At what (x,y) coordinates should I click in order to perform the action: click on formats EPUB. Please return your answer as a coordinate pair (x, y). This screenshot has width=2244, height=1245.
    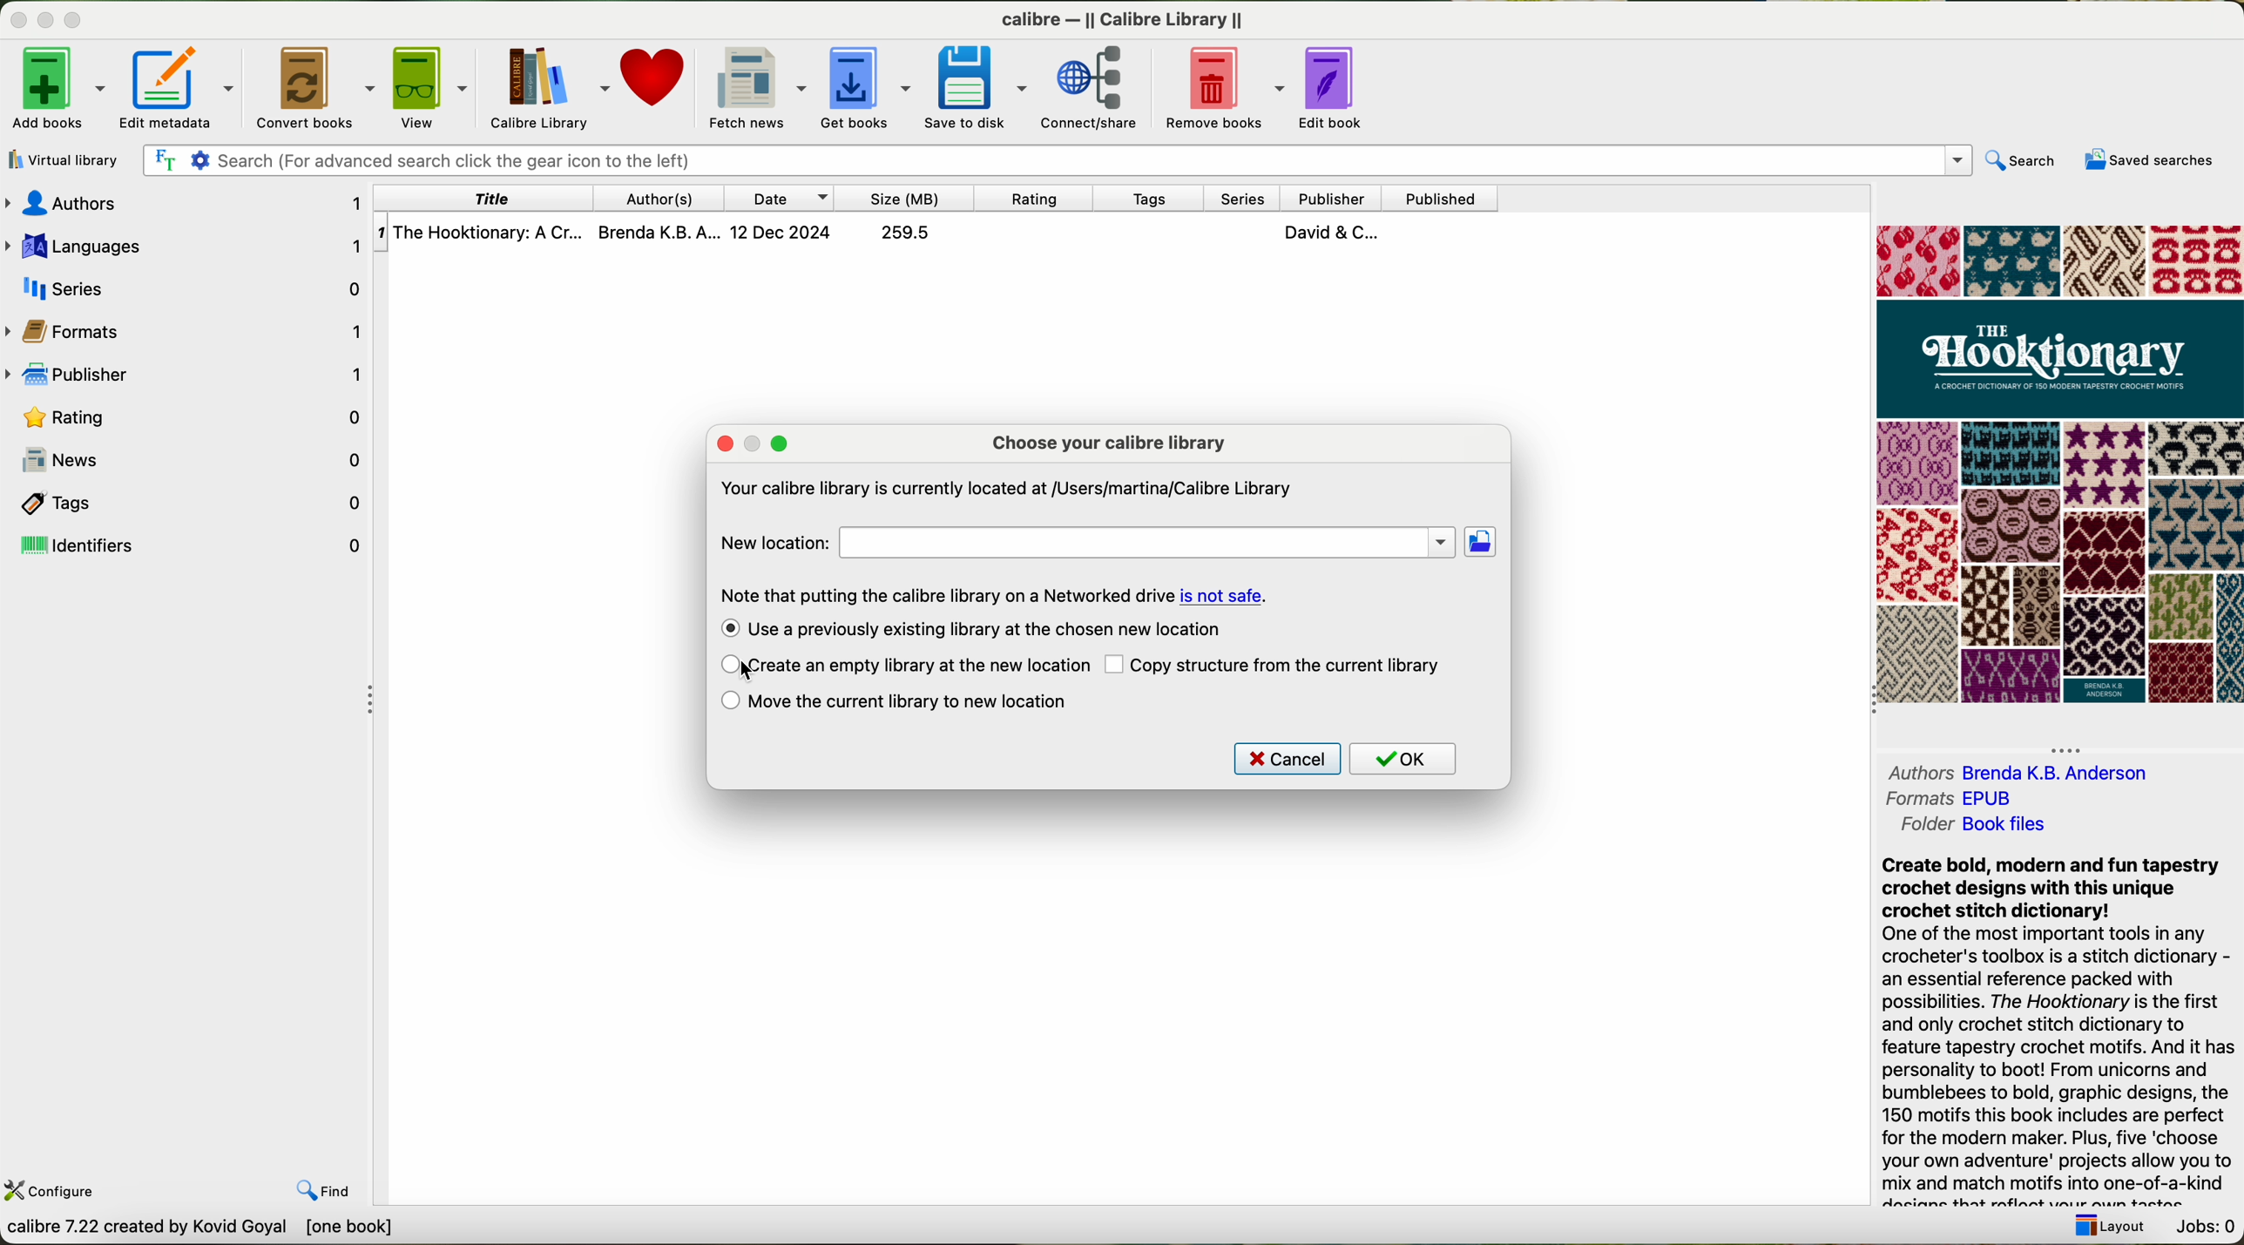
    Looking at the image, I should click on (1947, 799).